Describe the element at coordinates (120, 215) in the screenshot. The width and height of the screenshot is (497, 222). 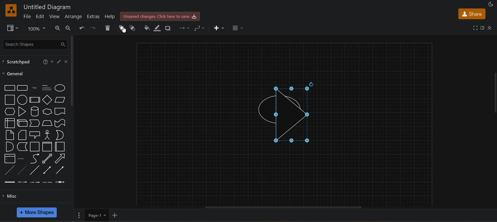
I see `add new page` at that location.